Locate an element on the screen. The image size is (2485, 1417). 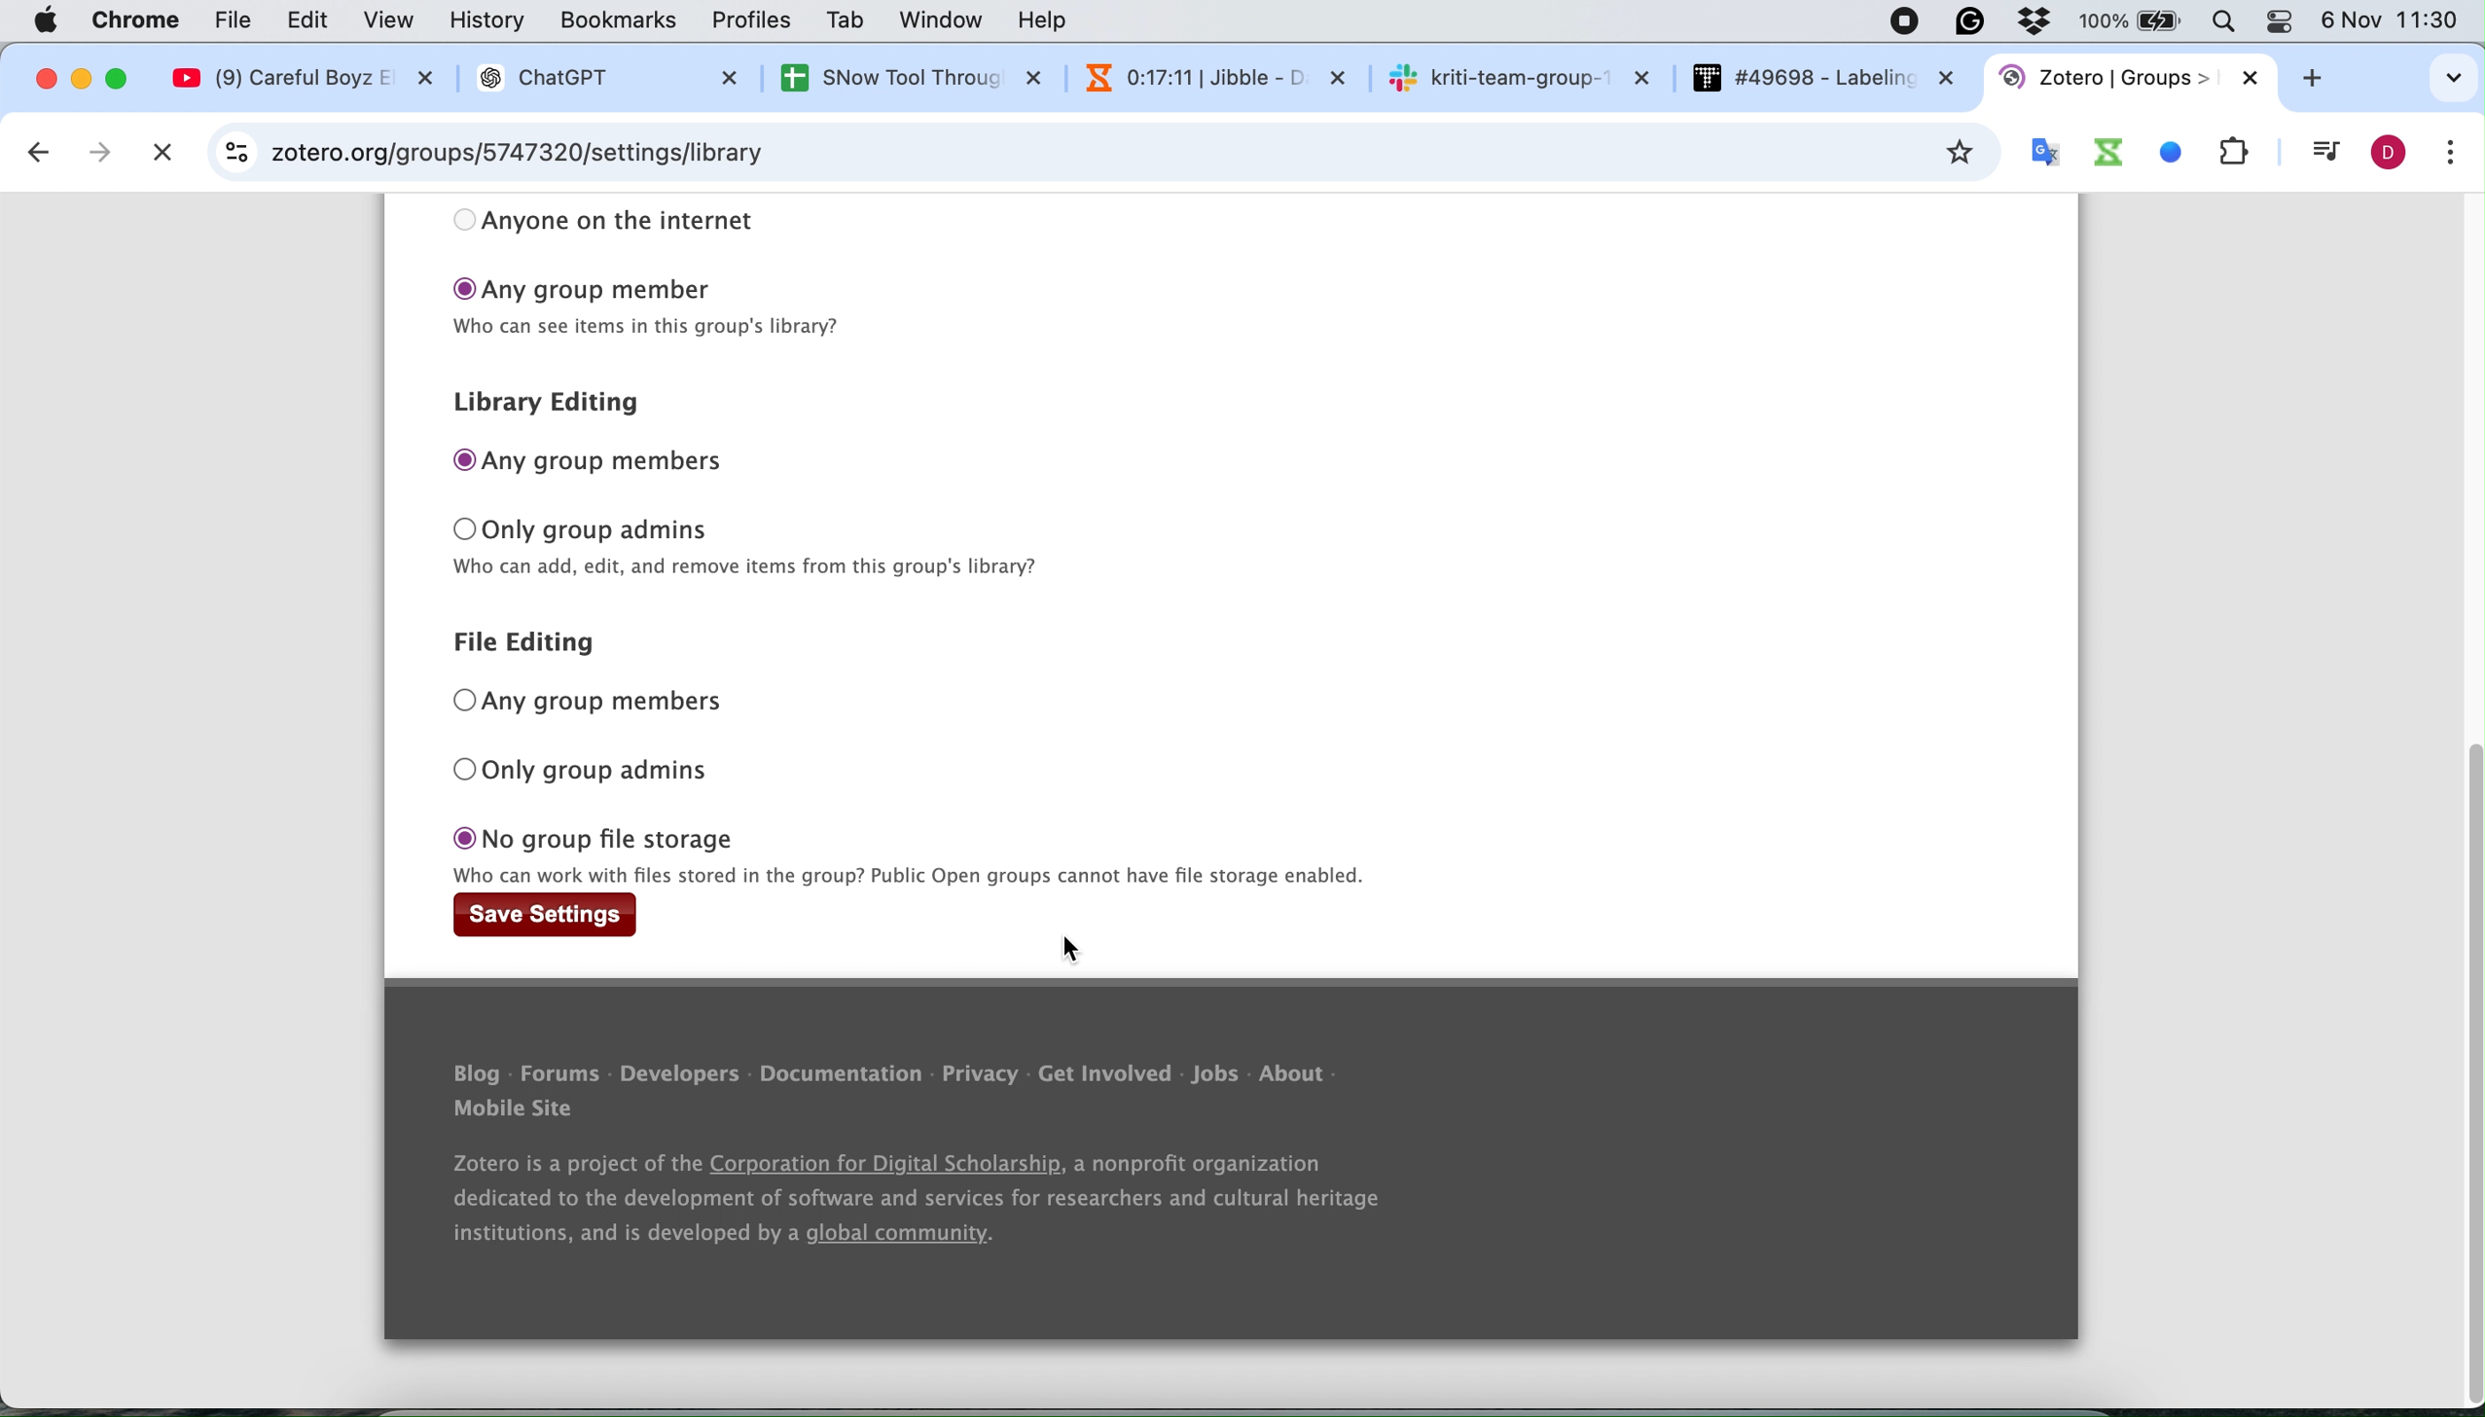
Search Bar is located at coordinates (2218, 19).